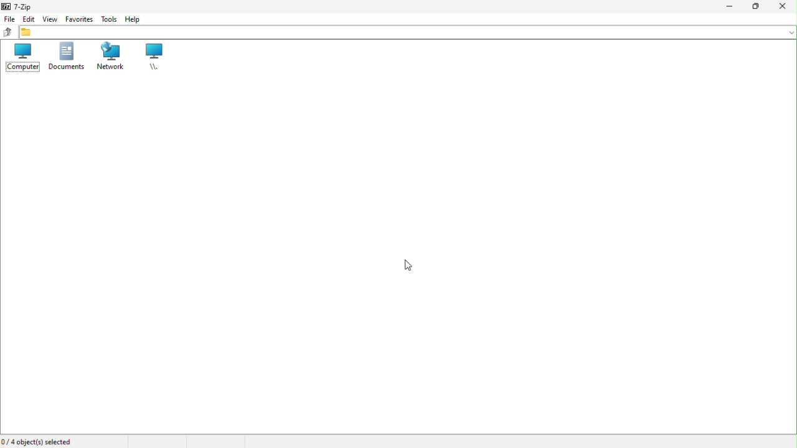 The height and width of the screenshot is (448, 797). Describe the element at coordinates (108, 19) in the screenshot. I see `Tools` at that location.